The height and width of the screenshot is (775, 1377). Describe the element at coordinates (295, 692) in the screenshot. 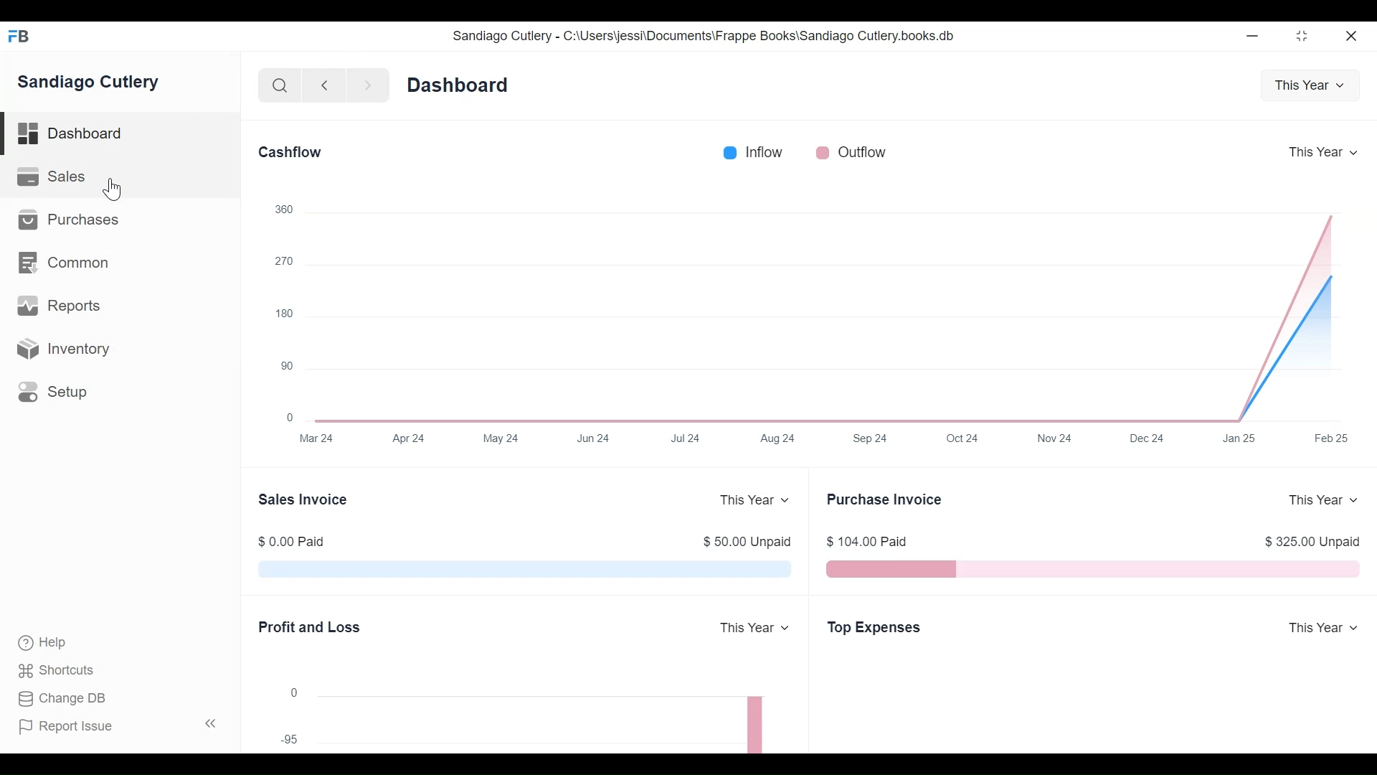

I see `0` at that location.